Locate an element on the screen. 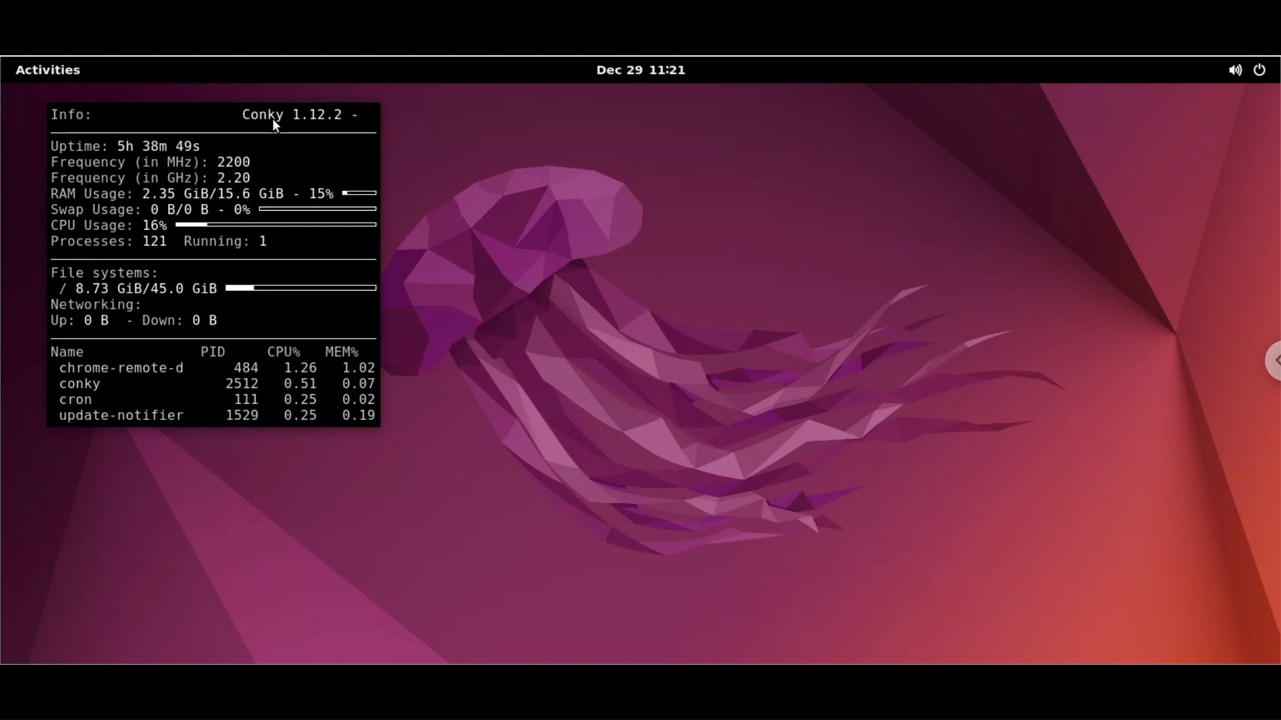  0.25 is located at coordinates (296, 401).